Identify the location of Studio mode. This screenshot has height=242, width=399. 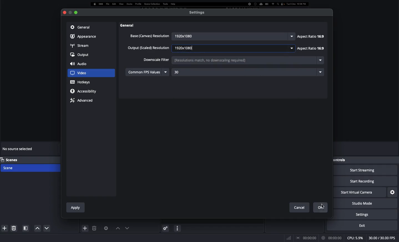
(368, 204).